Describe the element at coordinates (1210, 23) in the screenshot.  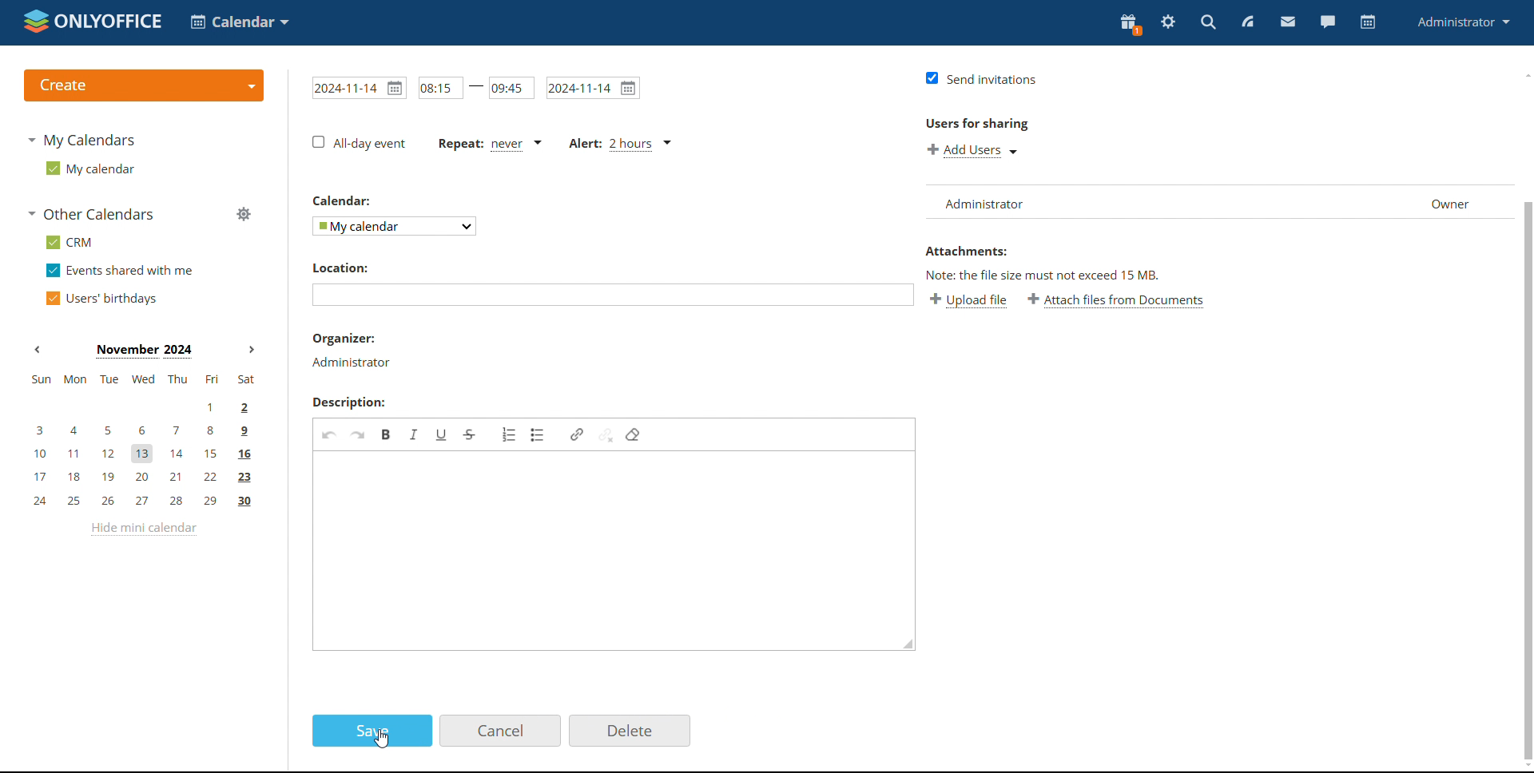
I see `search` at that location.